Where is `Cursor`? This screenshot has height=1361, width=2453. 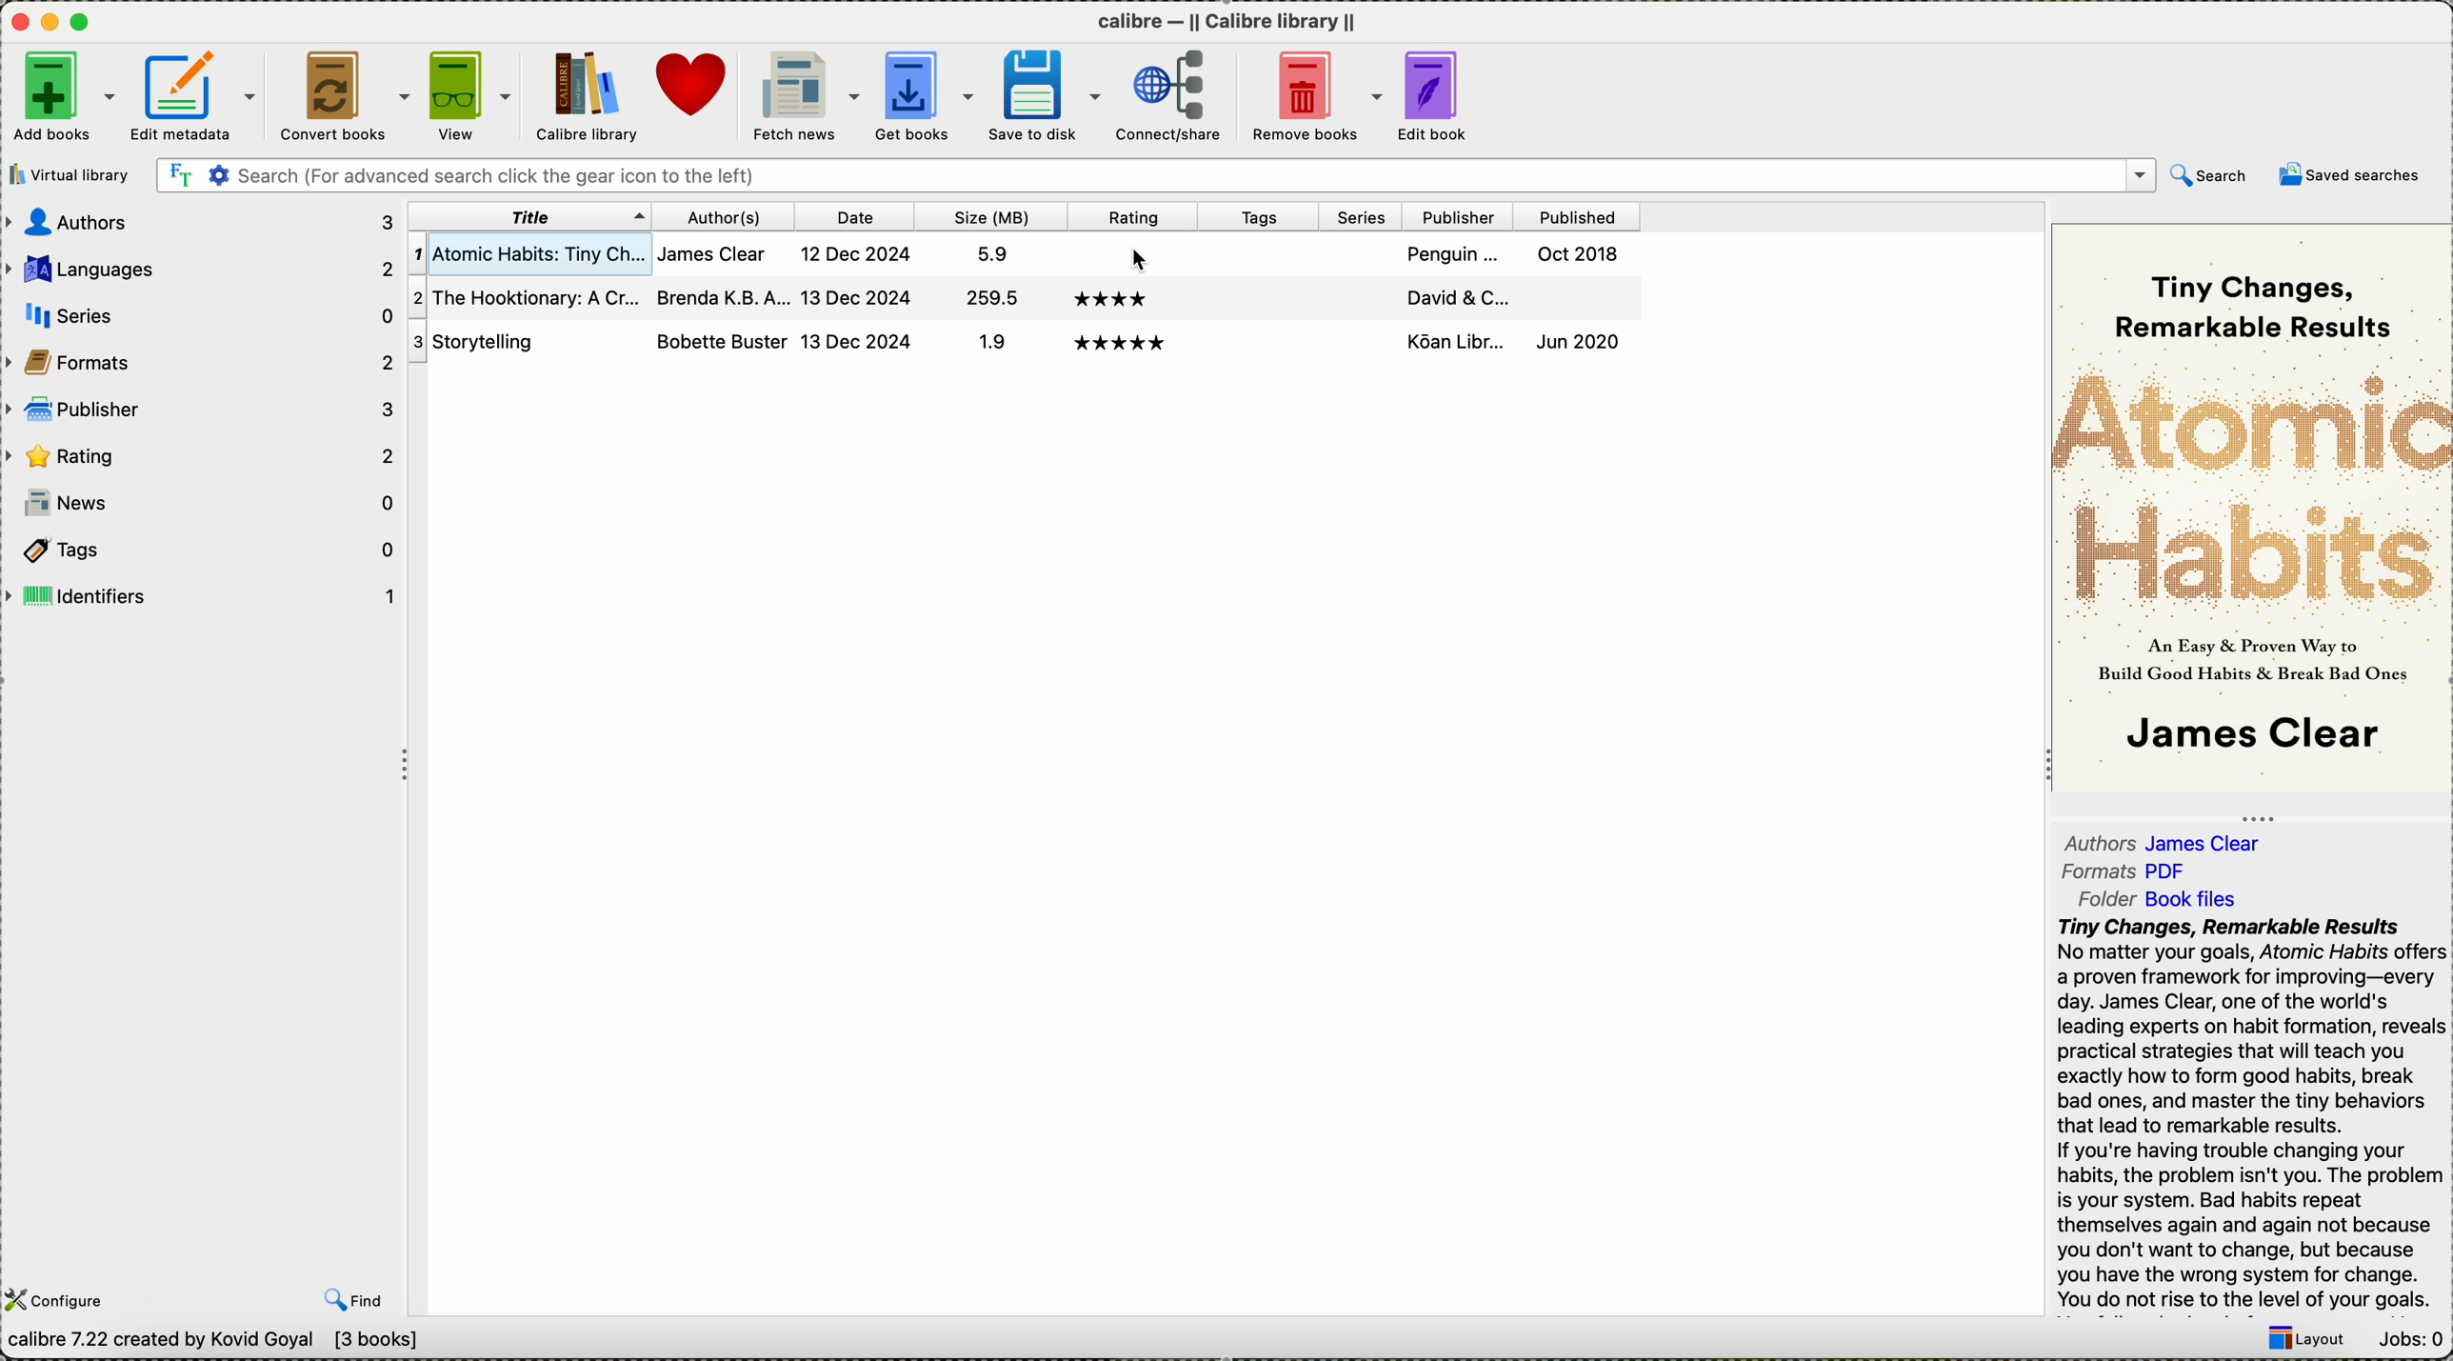 Cursor is located at coordinates (1153, 263).